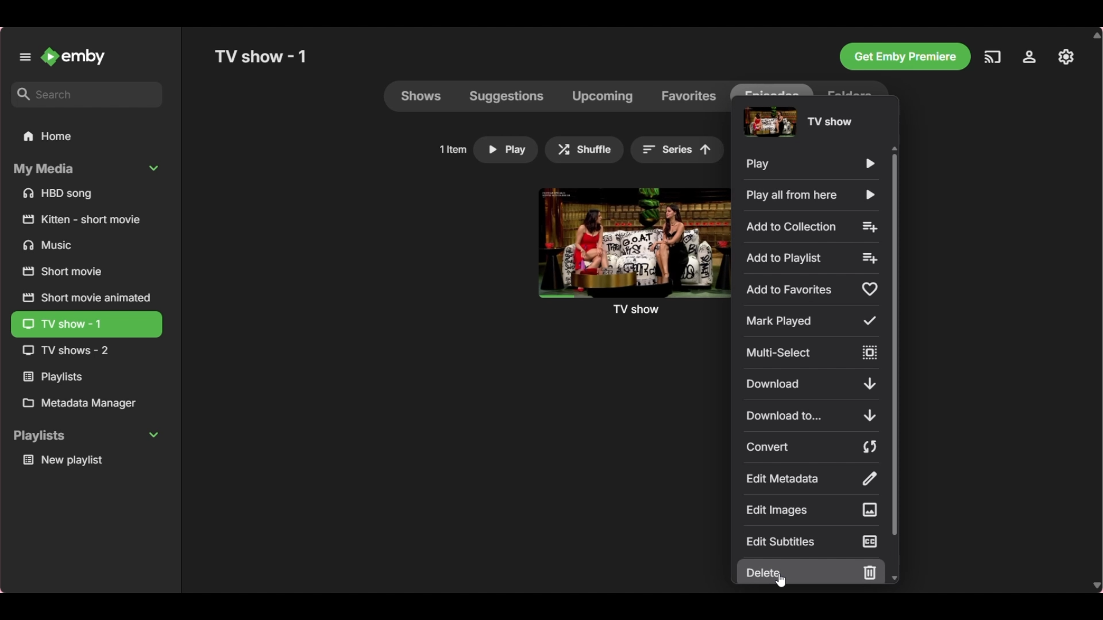  Describe the element at coordinates (453, 149) in the screenshot. I see `Total number of items in current selection` at that location.